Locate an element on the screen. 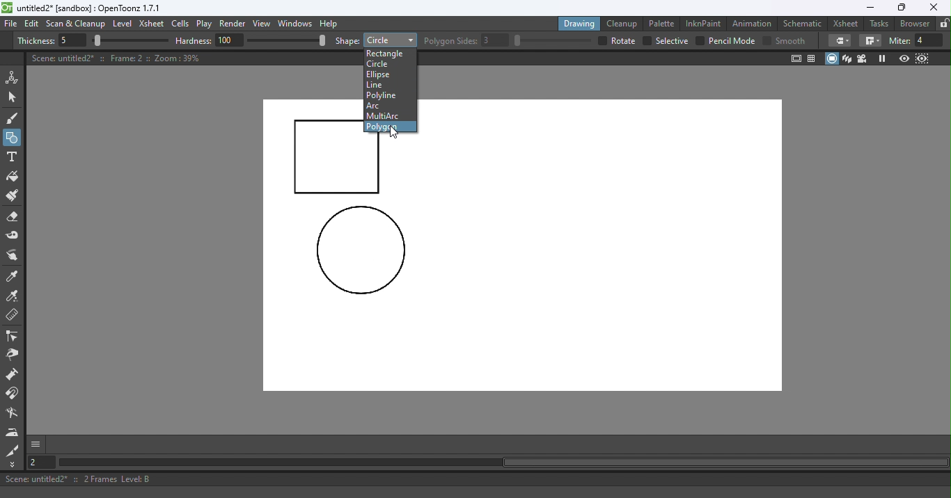 The image size is (951, 498). shape is located at coordinates (347, 42).